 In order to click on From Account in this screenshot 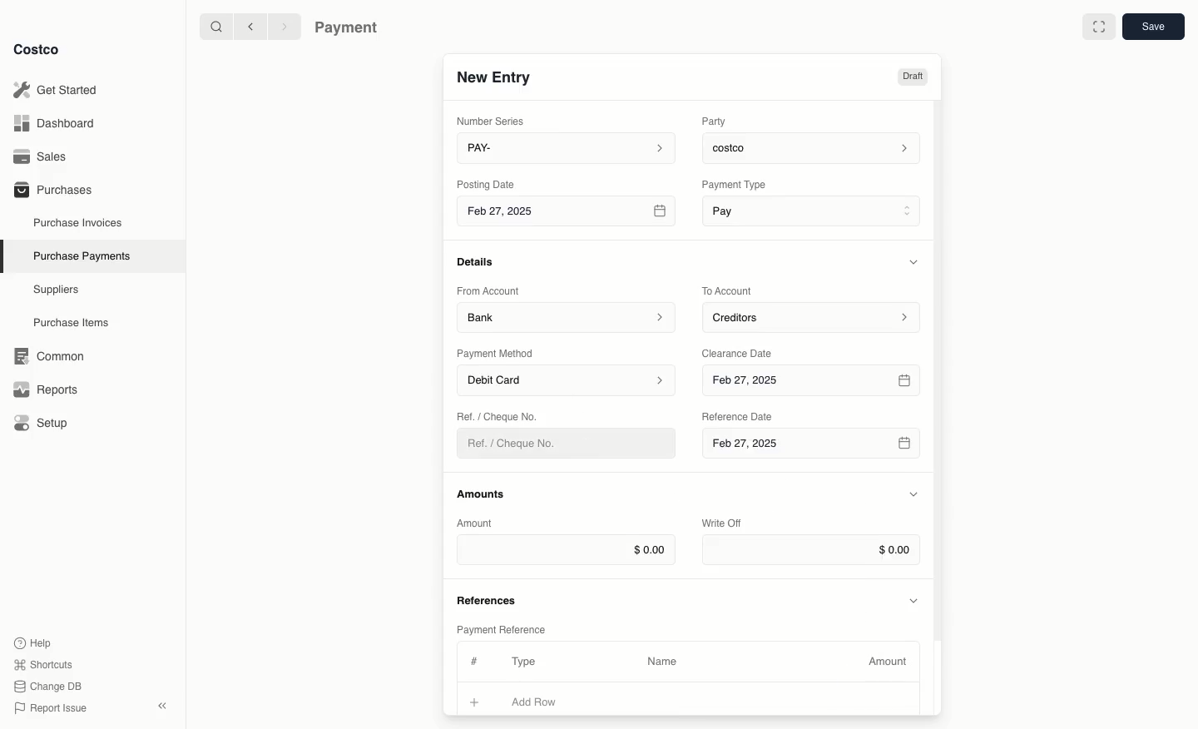, I will do `click(488, 290)`.